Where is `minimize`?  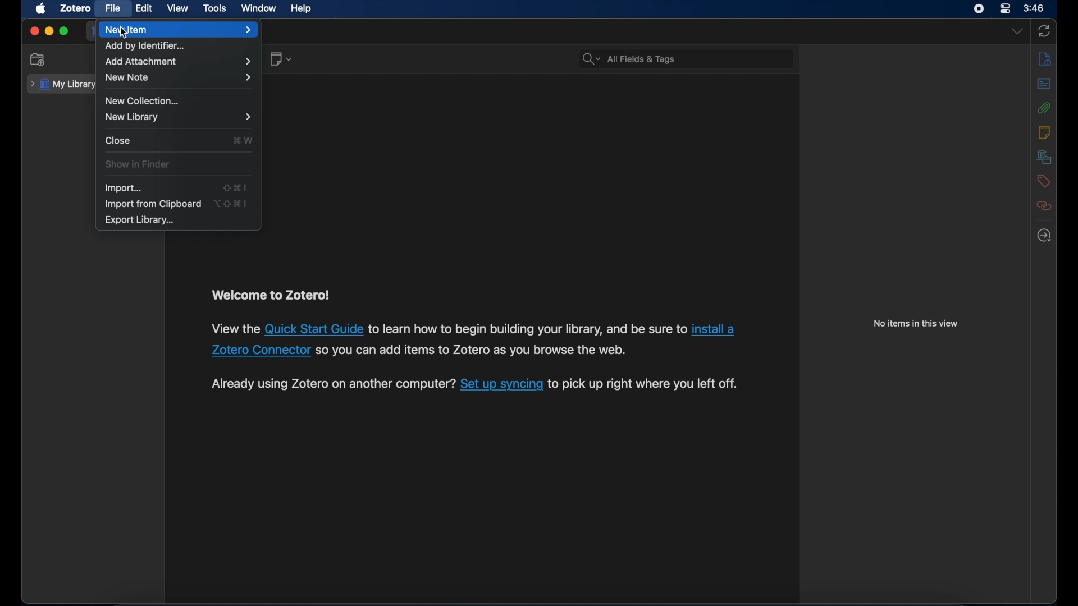 minimize is located at coordinates (48, 31).